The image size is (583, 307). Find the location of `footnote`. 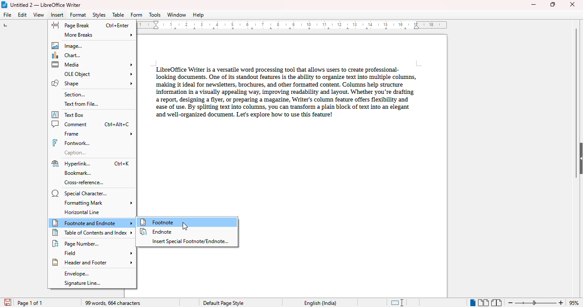

footnote is located at coordinates (188, 222).